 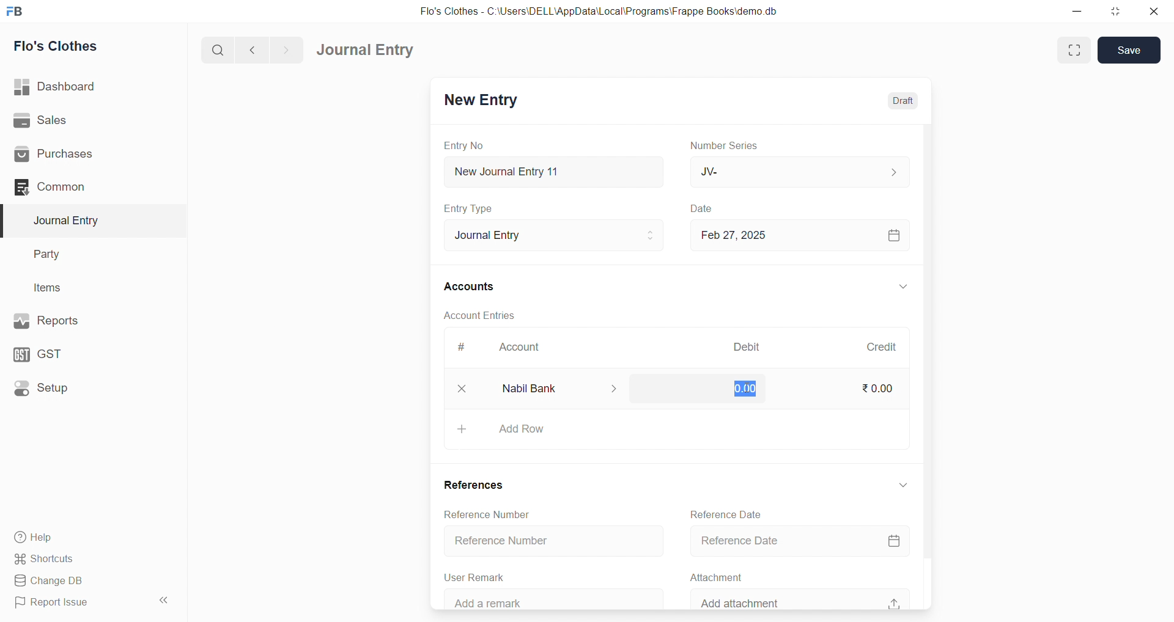 I want to click on References, so click(x=474, y=483).